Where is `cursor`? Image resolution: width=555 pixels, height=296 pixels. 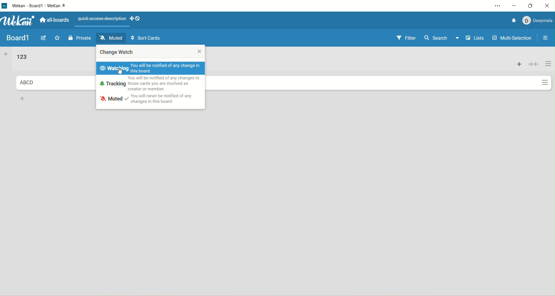 cursor is located at coordinates (121, 72).